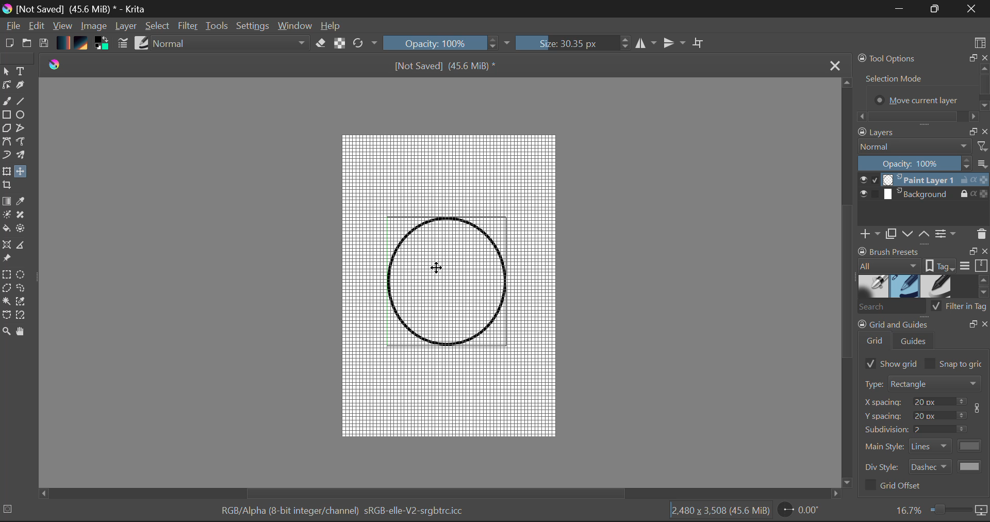  Describe the element at coordinates (721, 513) in the screenshot. I see `Document Dimensions` at that location.